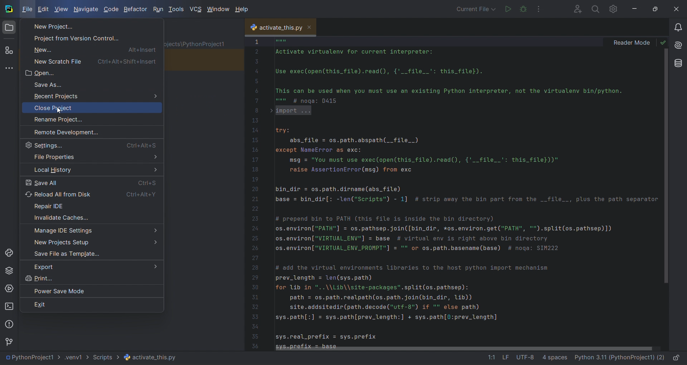 The height and width of the screenshot is (365, 687). I want to click on reload, so click(92, 193).